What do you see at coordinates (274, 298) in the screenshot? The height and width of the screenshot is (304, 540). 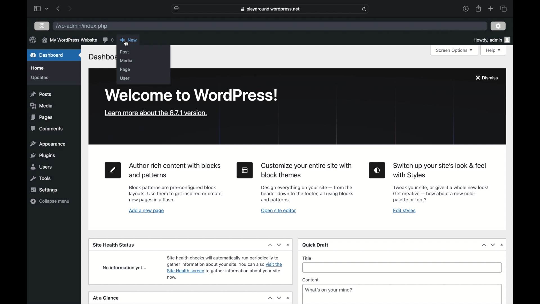 I see `stepper buttons` at bounding box center [274, 298].